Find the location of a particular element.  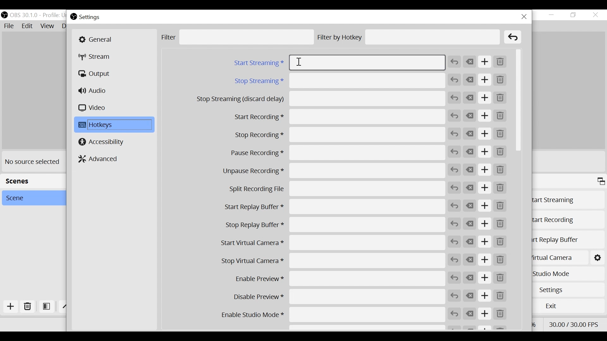

Remove is located at coordinates (500, 80).